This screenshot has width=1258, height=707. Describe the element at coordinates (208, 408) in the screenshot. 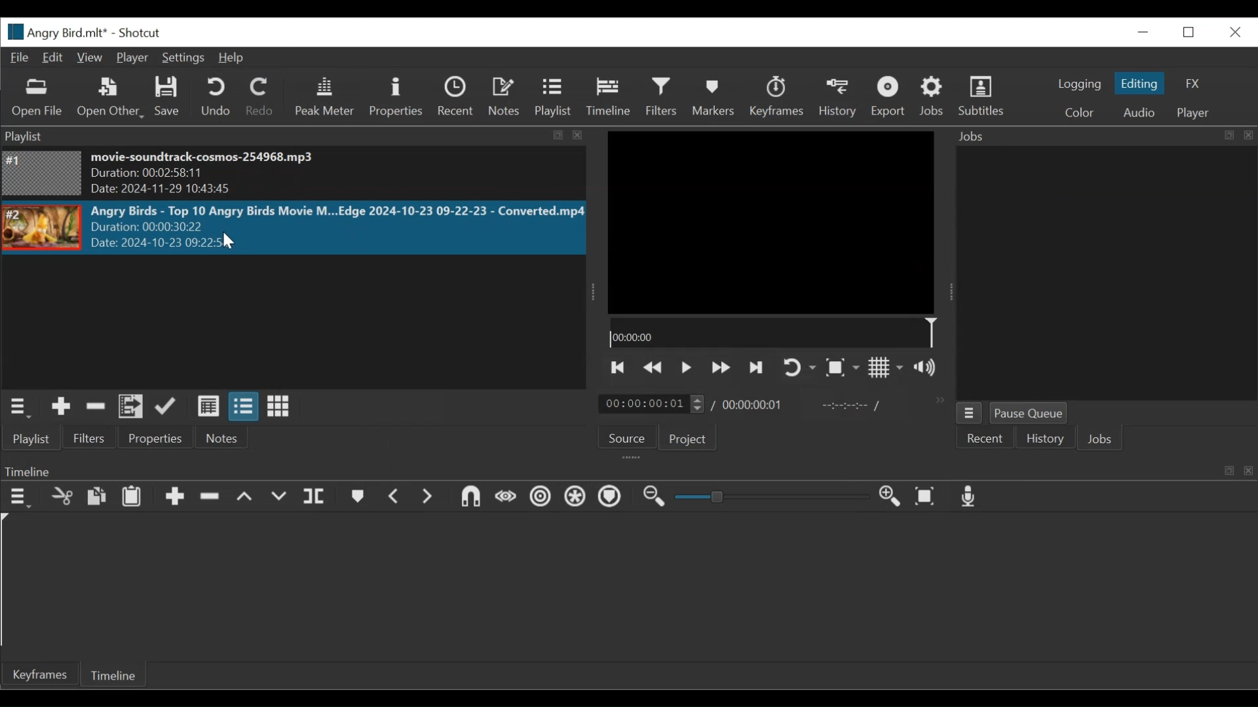

I see `View as details` at that location.